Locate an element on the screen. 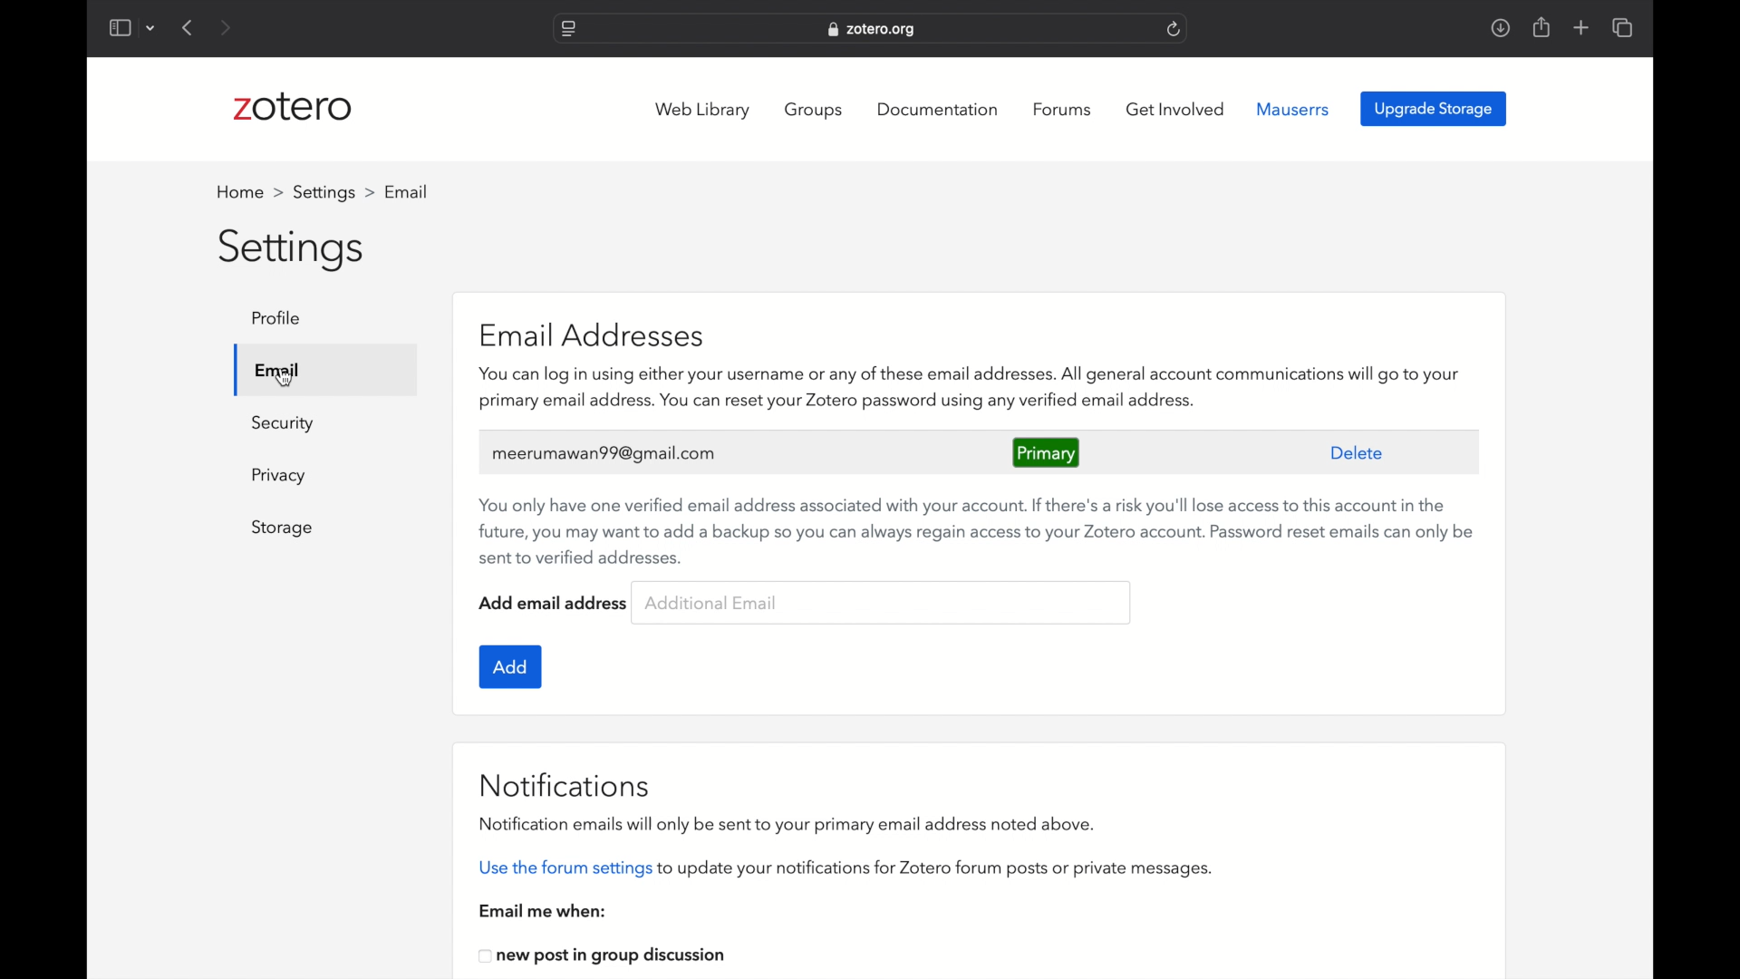 Image resolution: width=1740 pixels, height=979 pixels. show tab overview is located at coordinates (1624, 27).